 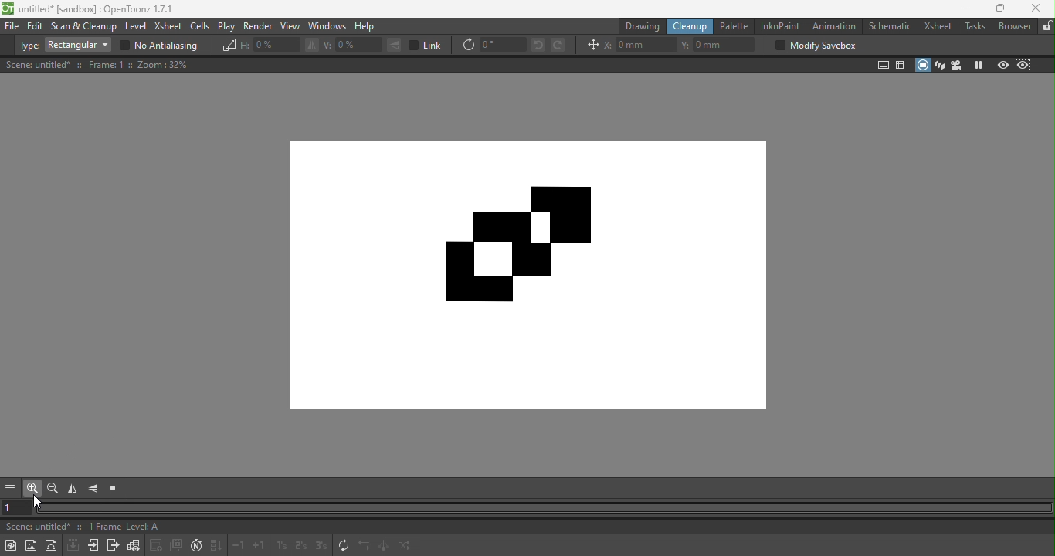 I want to click on Level, so click(x=136, y=27).